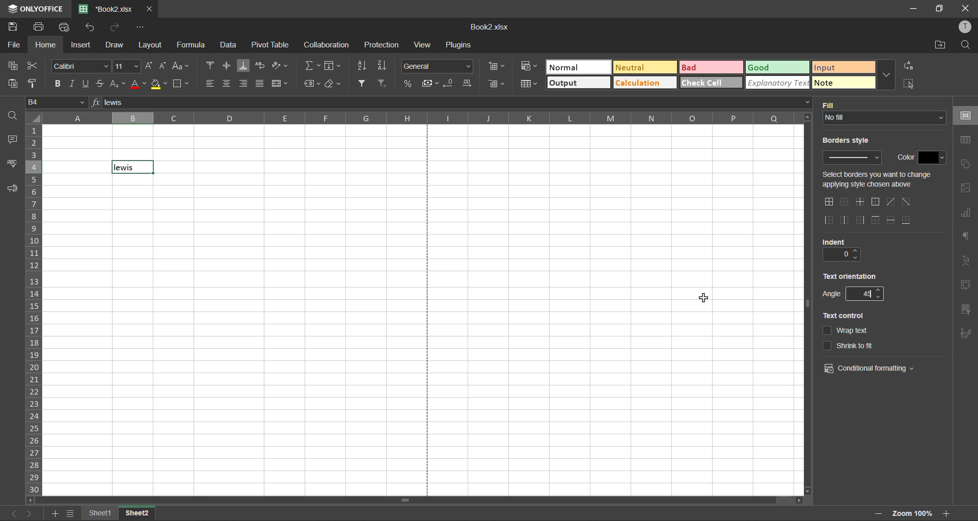 Image resolution: width=978 pixels, height=521 pixels. Describe the element at coordinates (808, 117) in the screenshot. I see `move up` at that location.